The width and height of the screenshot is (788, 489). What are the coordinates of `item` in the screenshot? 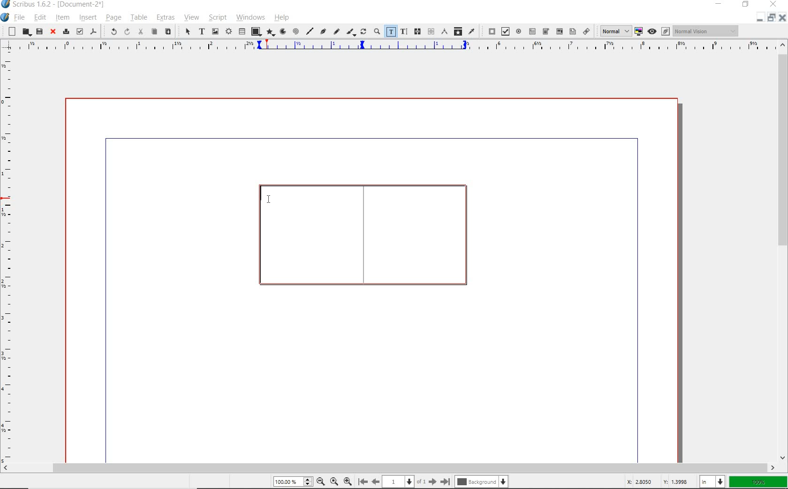 It's located at (64, 18).